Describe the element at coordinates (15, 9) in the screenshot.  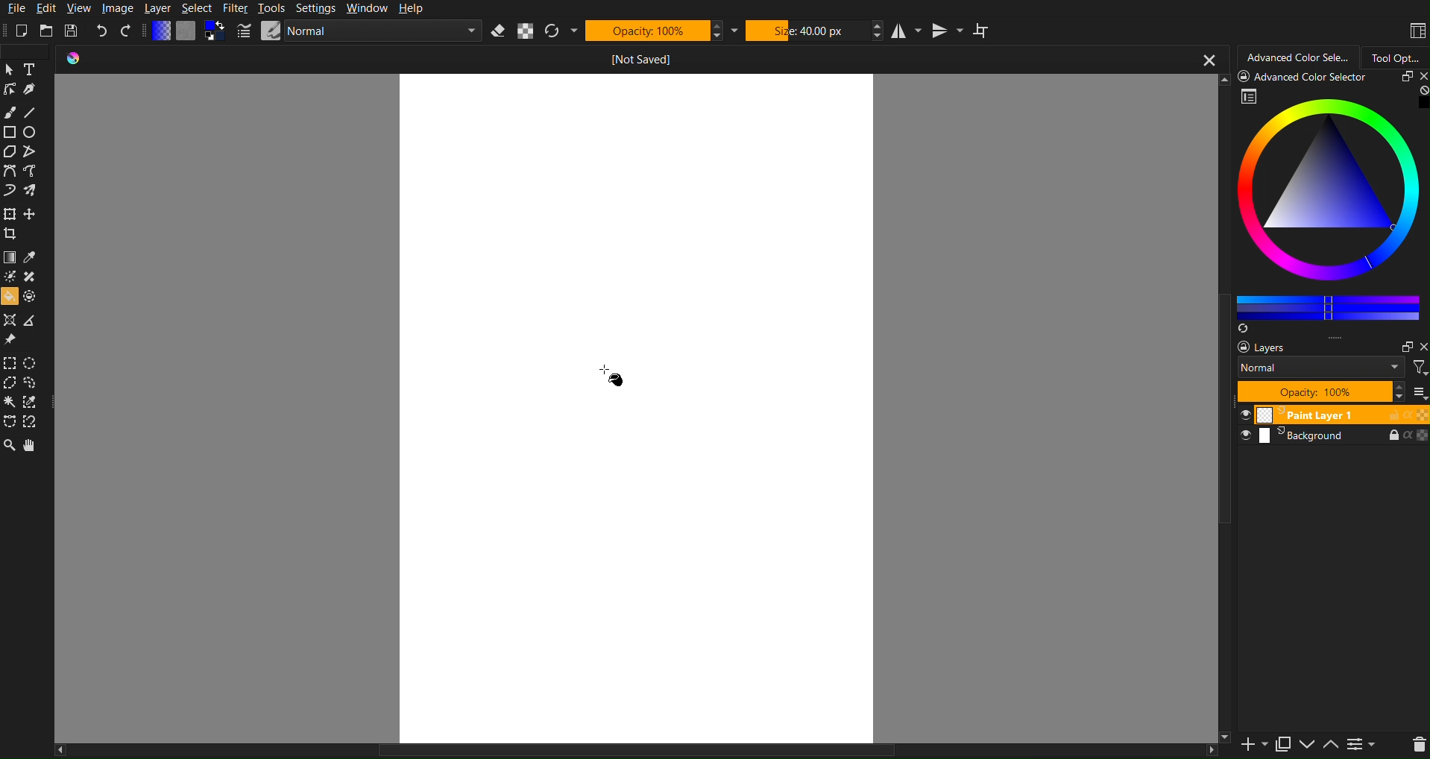
I see `File` at that location.